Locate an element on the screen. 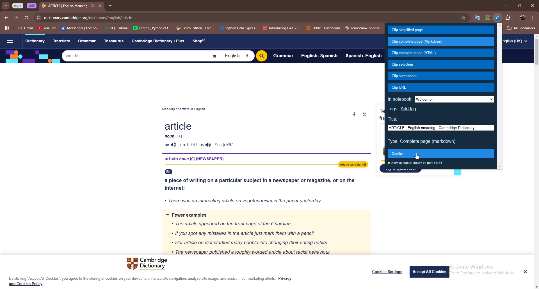 The width and height of the screenshot is (539, 289). clip simplified page is located at coordinates (441, 30).